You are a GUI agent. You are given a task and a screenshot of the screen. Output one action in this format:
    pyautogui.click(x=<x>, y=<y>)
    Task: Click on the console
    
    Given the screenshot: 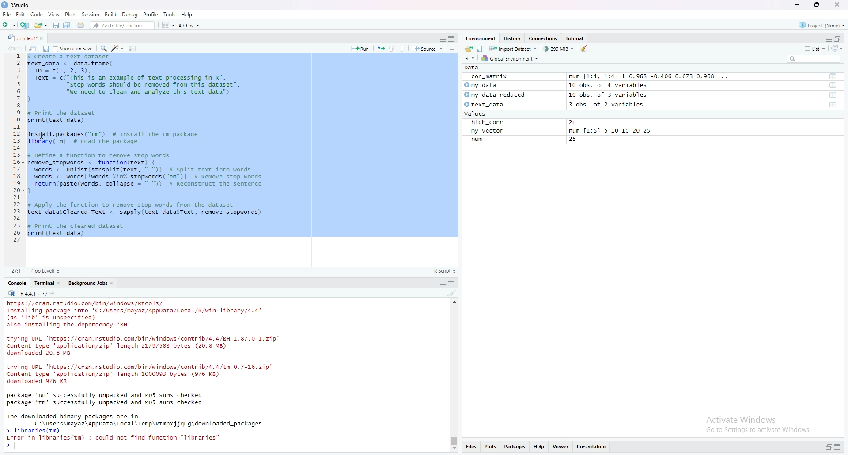 What is the action you would take?
    pyautogui.click(x=18, y=283)
    